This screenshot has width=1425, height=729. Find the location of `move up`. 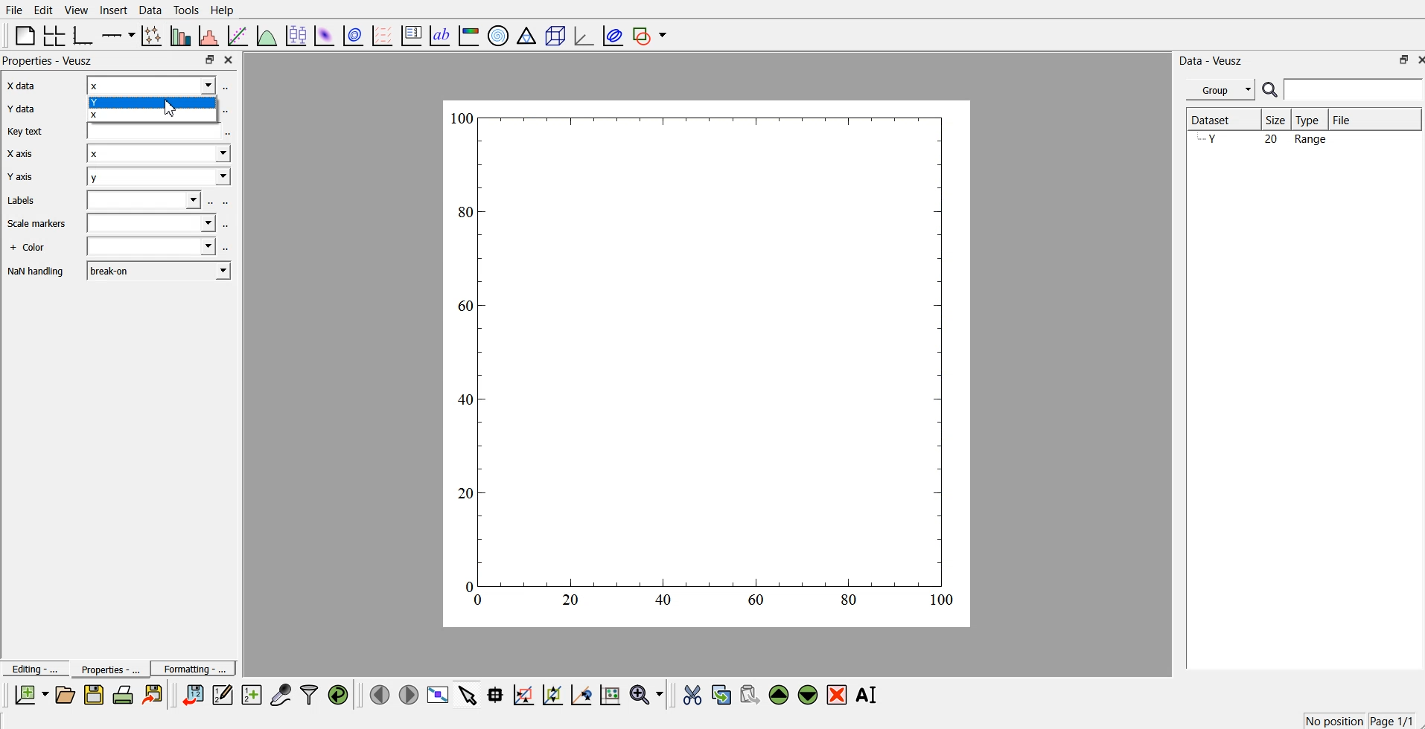

move up is located at coordinates (780, 693).